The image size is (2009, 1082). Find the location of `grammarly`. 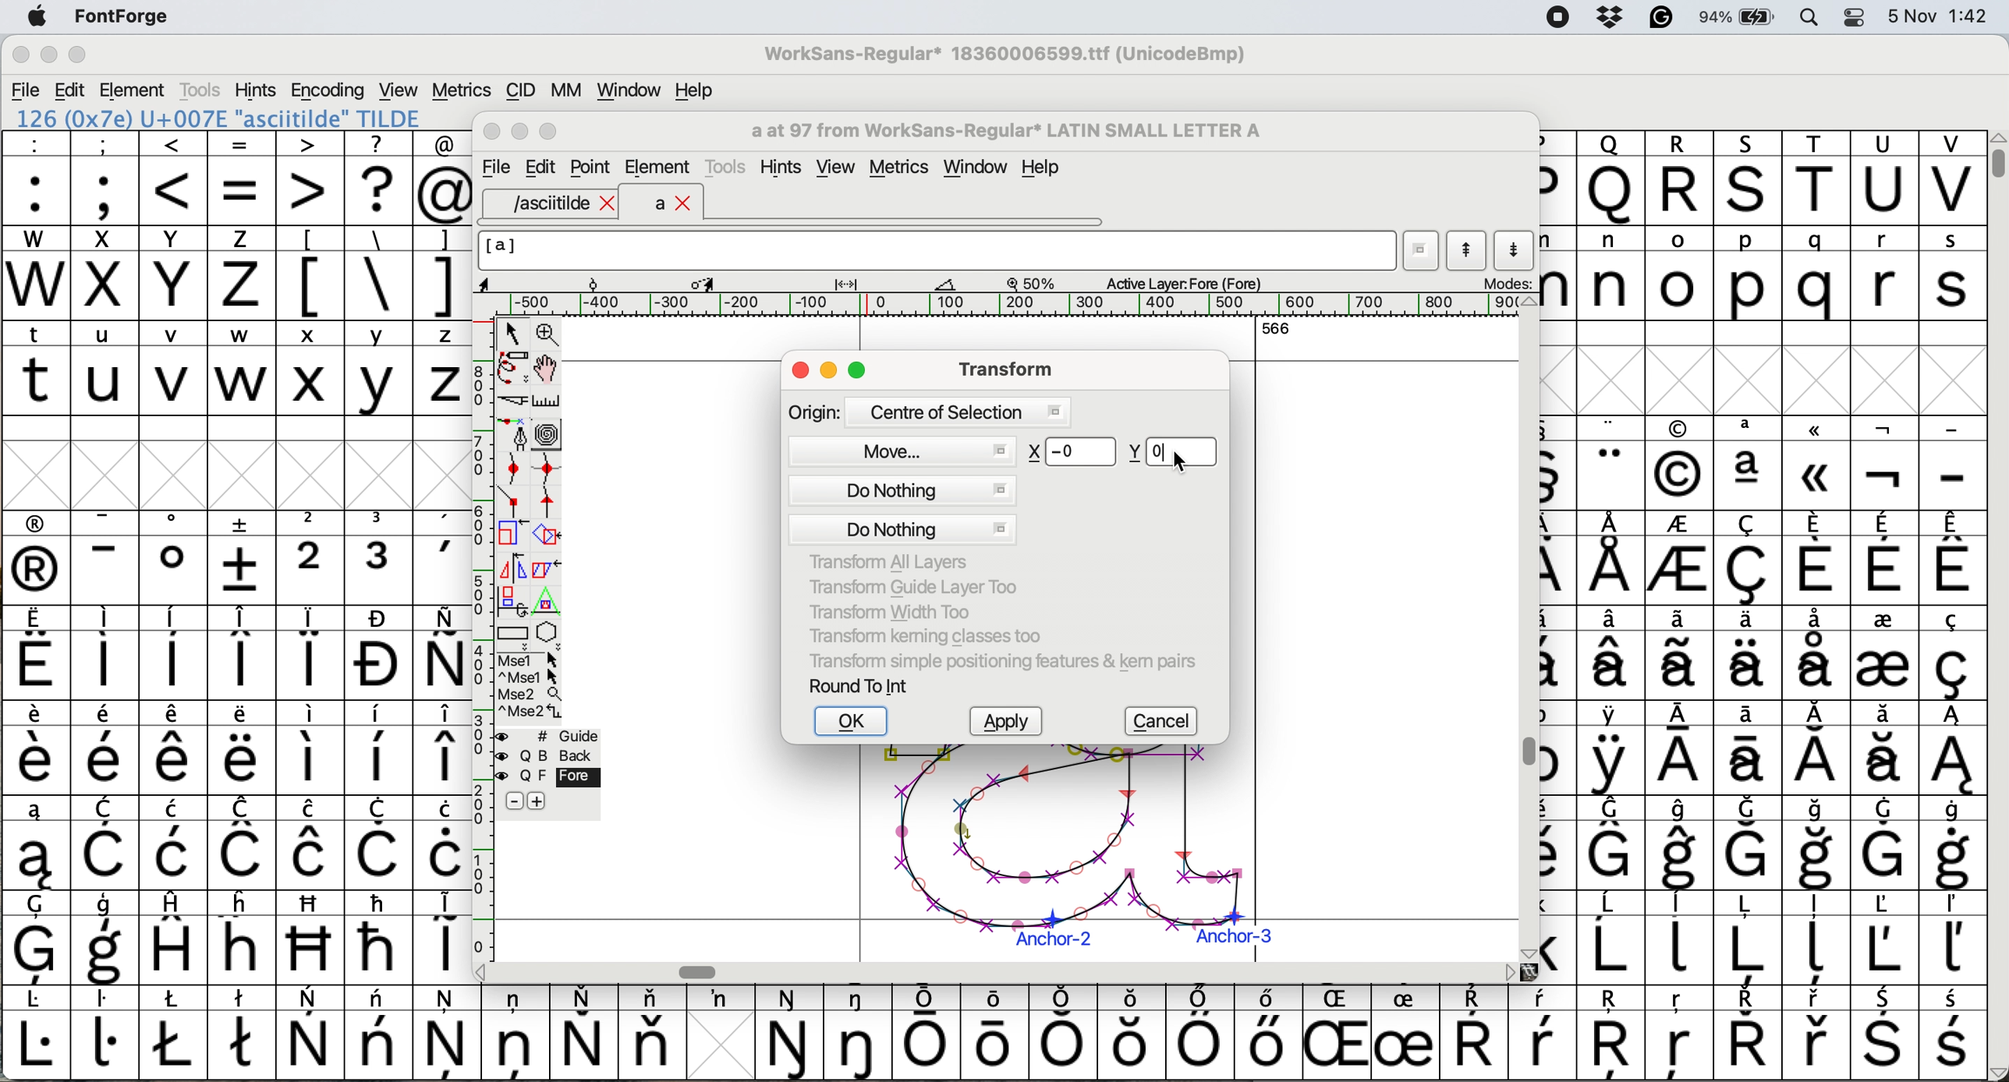

grammarly is located at coordinates (1660, 20).